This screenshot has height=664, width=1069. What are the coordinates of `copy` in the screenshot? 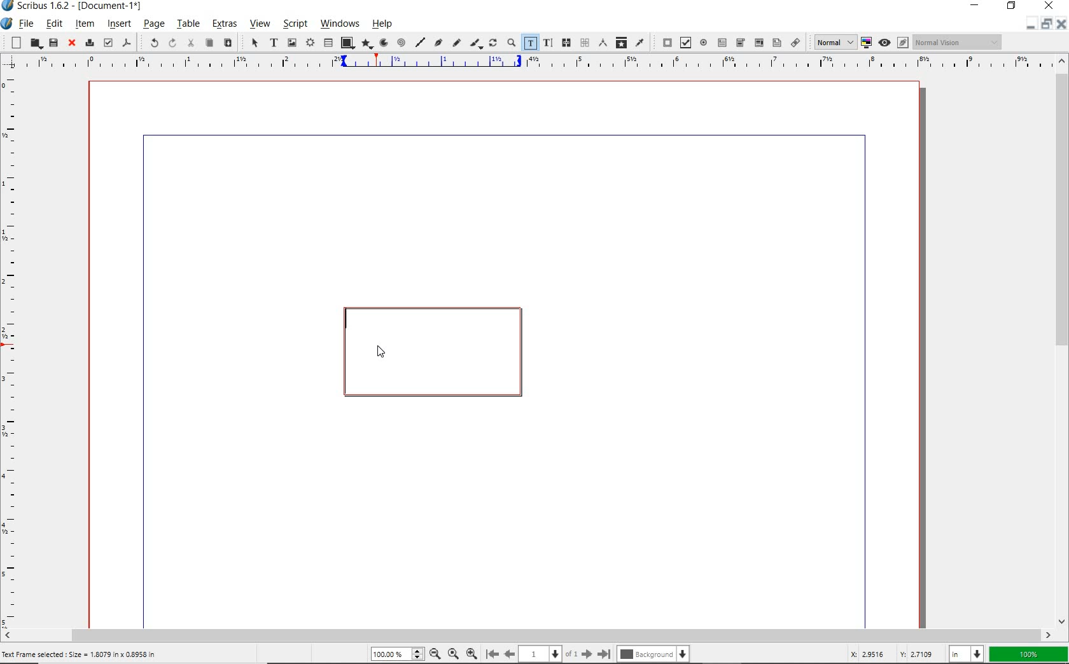 It's located at (209, 44).